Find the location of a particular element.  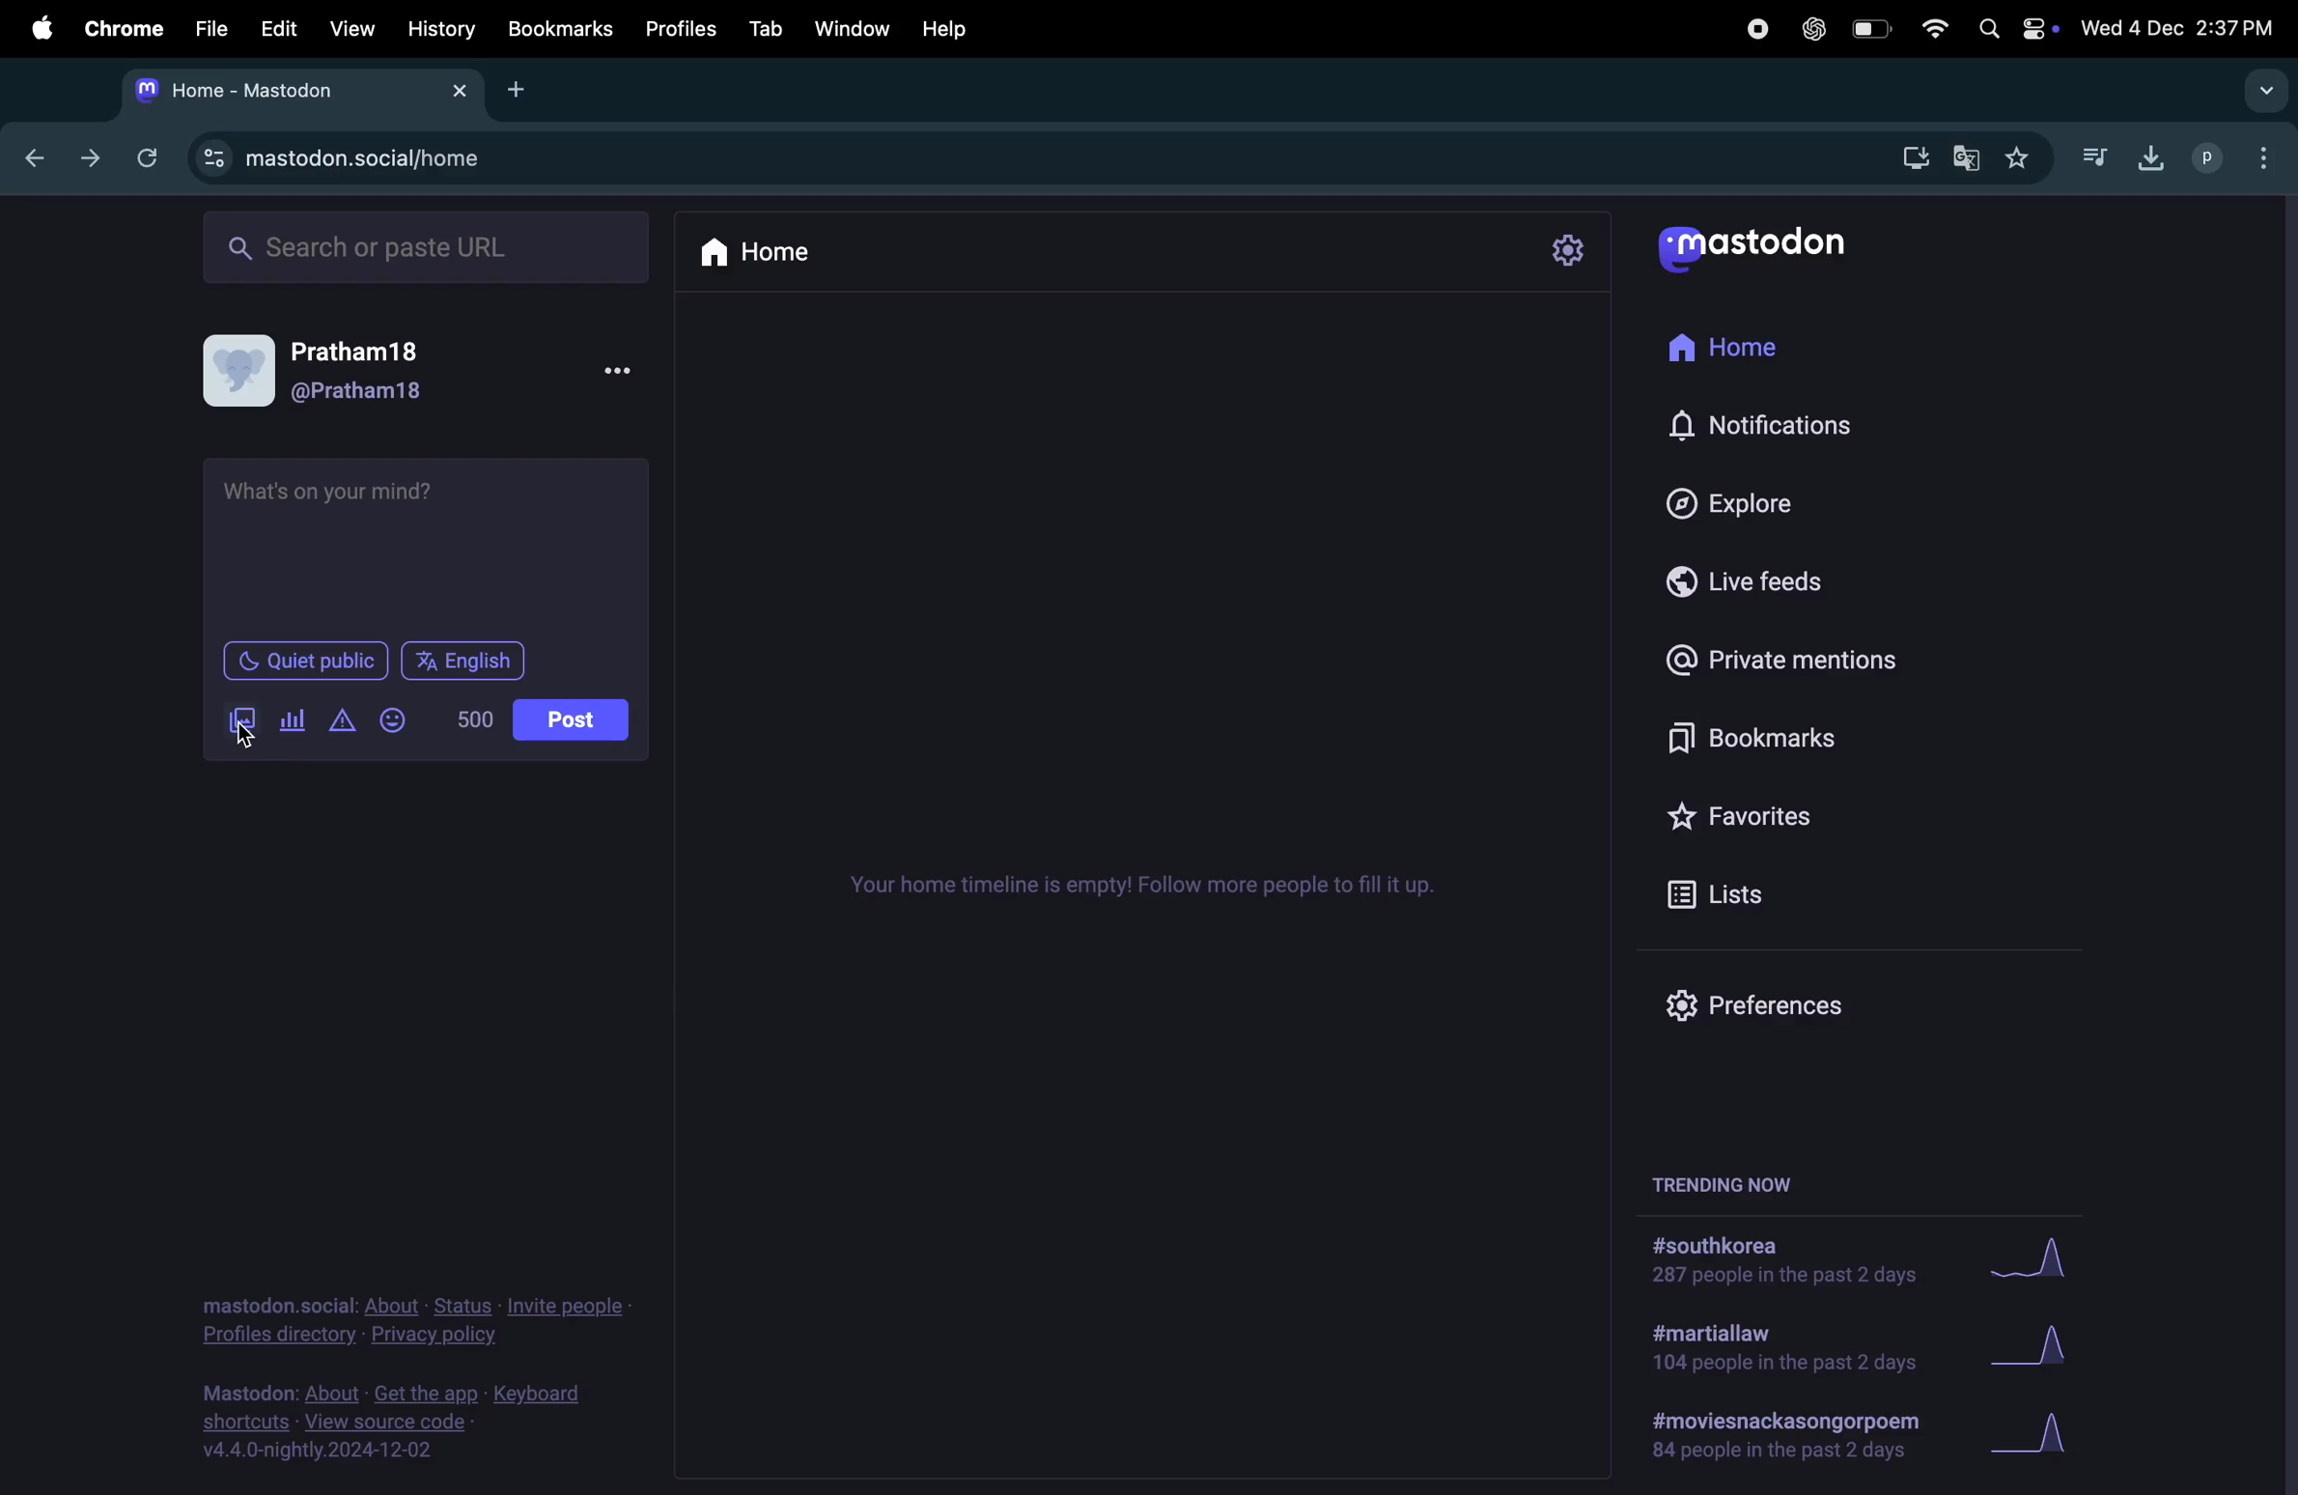

options is located at coordinates (614, 372).